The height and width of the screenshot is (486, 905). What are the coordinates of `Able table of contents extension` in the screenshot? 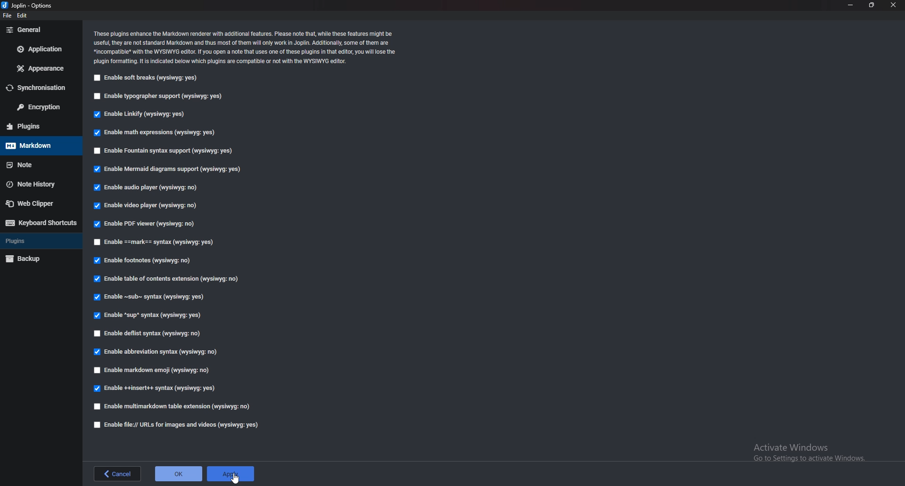 It's located at (167, 279).